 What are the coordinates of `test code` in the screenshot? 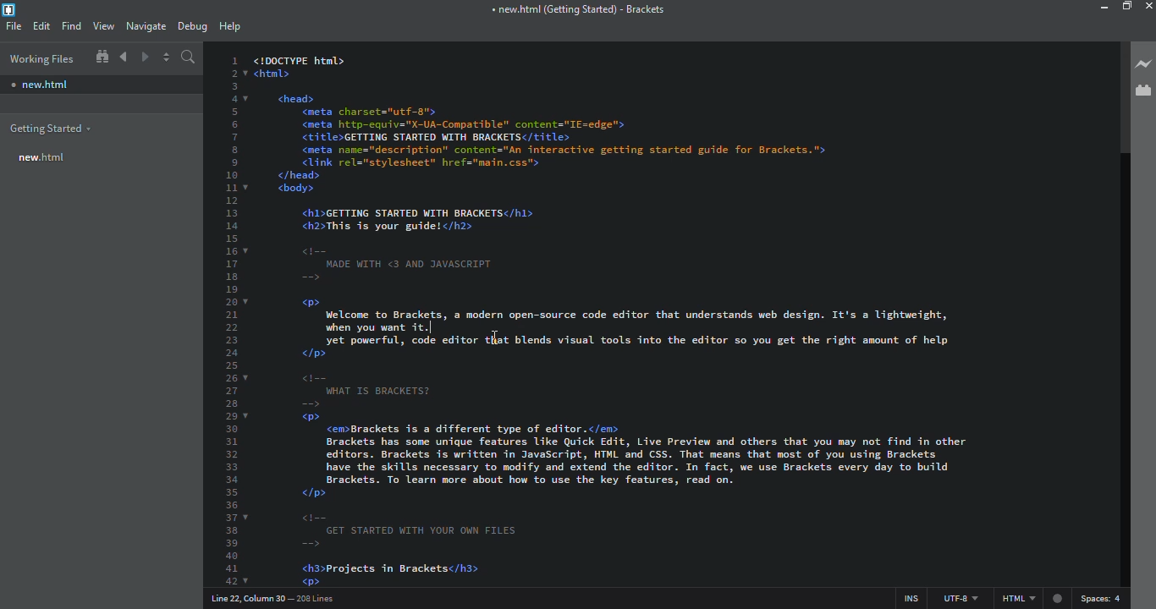 It's located at (638, 480).